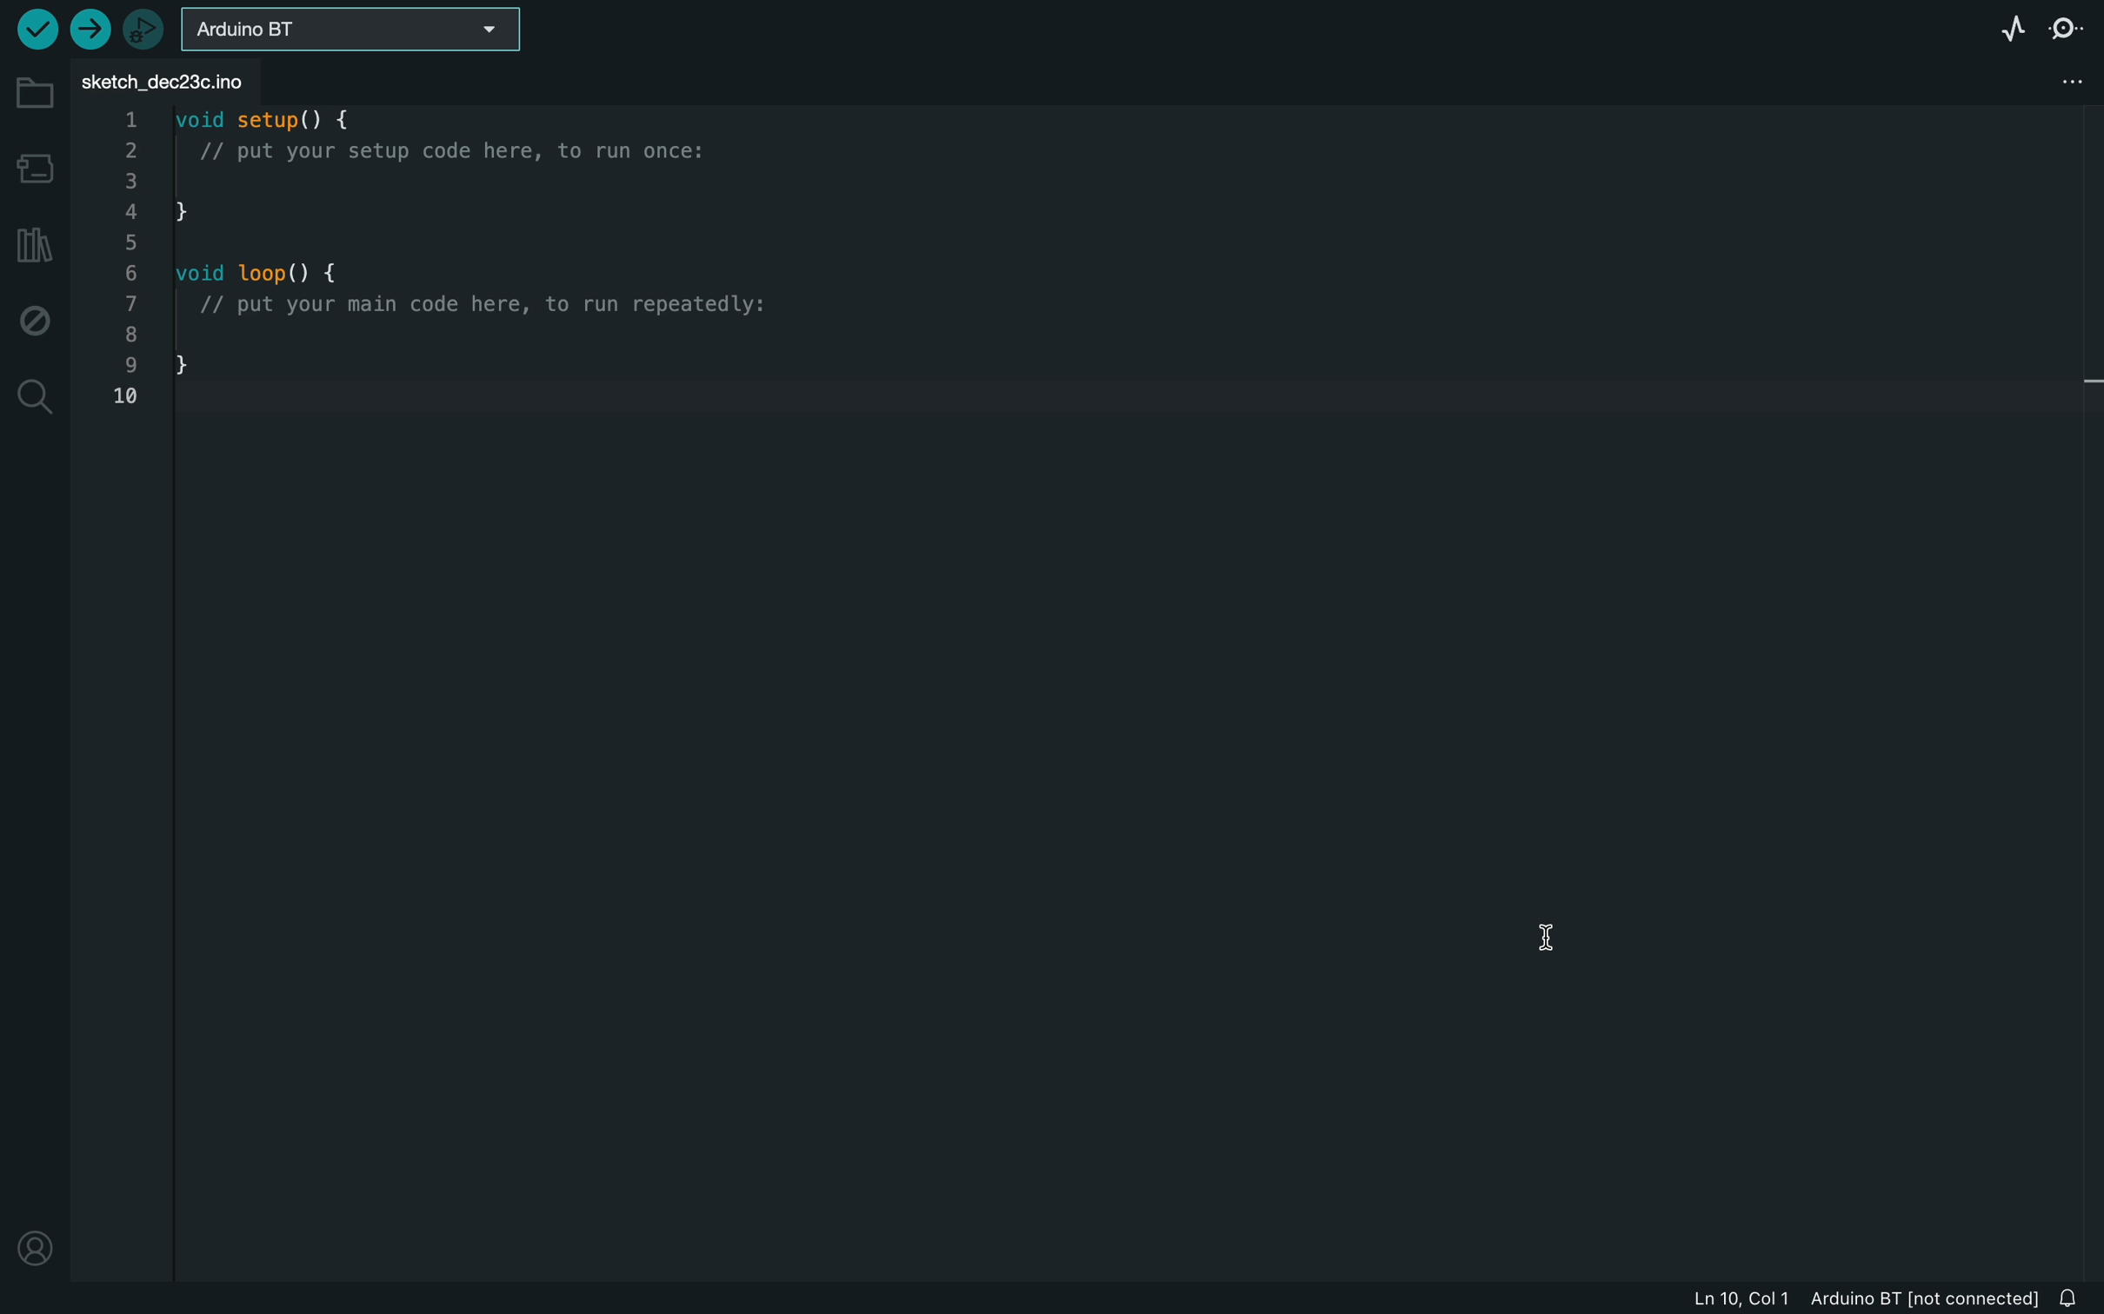 This screenshot has width=2104, height=1314. Describe the element at coordinates (510, 265) in the screenshot. I see `code` at that location.